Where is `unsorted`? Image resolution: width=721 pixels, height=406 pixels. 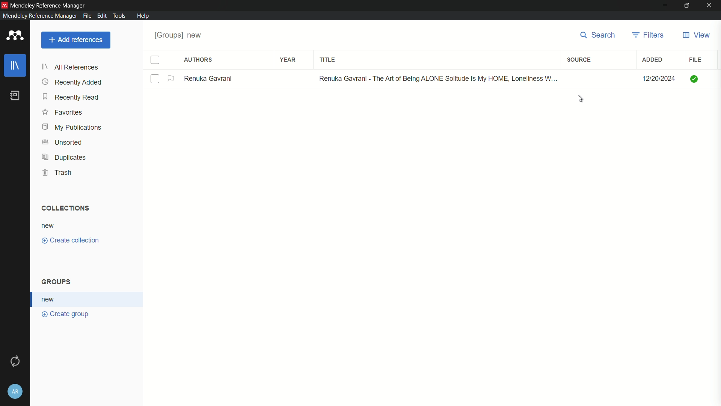 unsorted is located at coordinates (63, 142).